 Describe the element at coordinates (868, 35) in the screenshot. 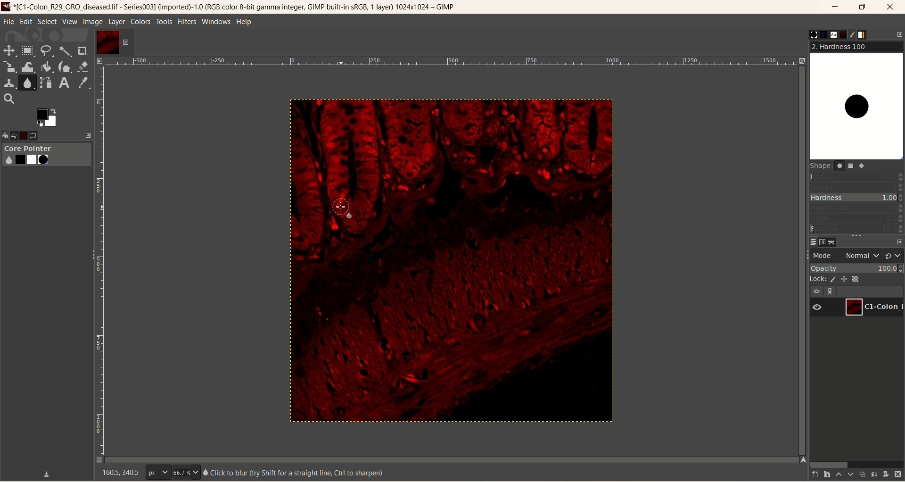

I see `gradient` at that location.